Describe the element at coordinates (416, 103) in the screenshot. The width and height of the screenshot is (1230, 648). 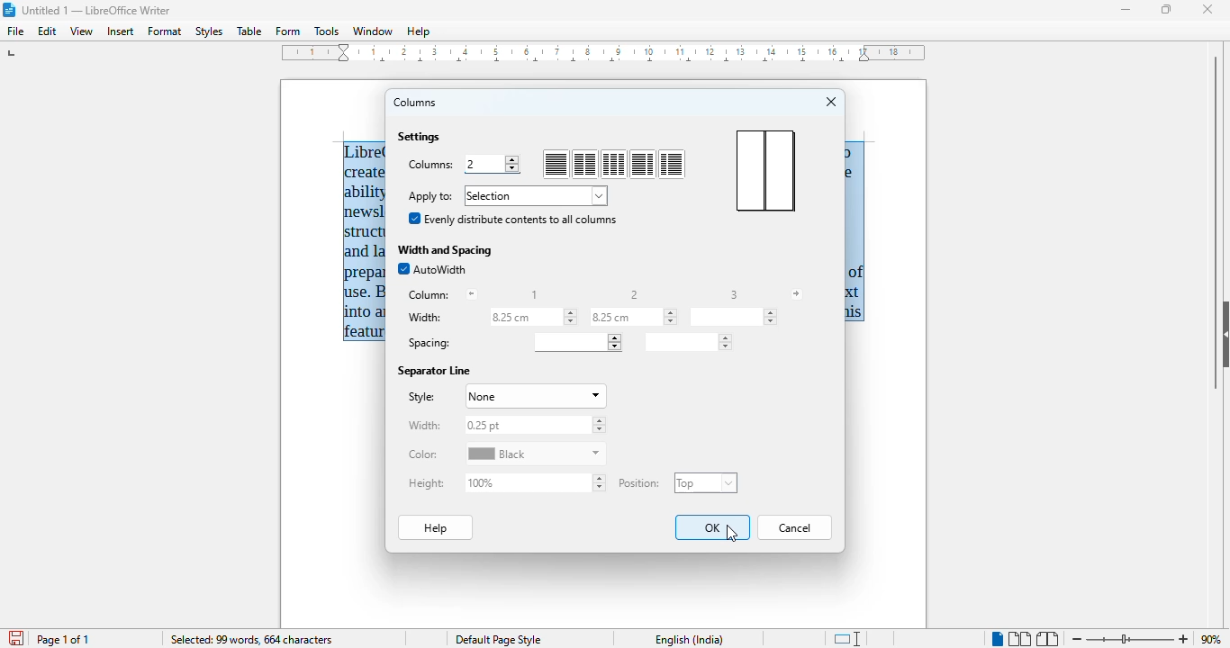
I see `columns` at that location.